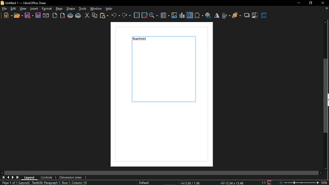 The height and width of the screenshot is (185, 329). What do you see at coordinates (2, 172) in the screenshot?
I see `MOve left` at bounding box center [2, 172].